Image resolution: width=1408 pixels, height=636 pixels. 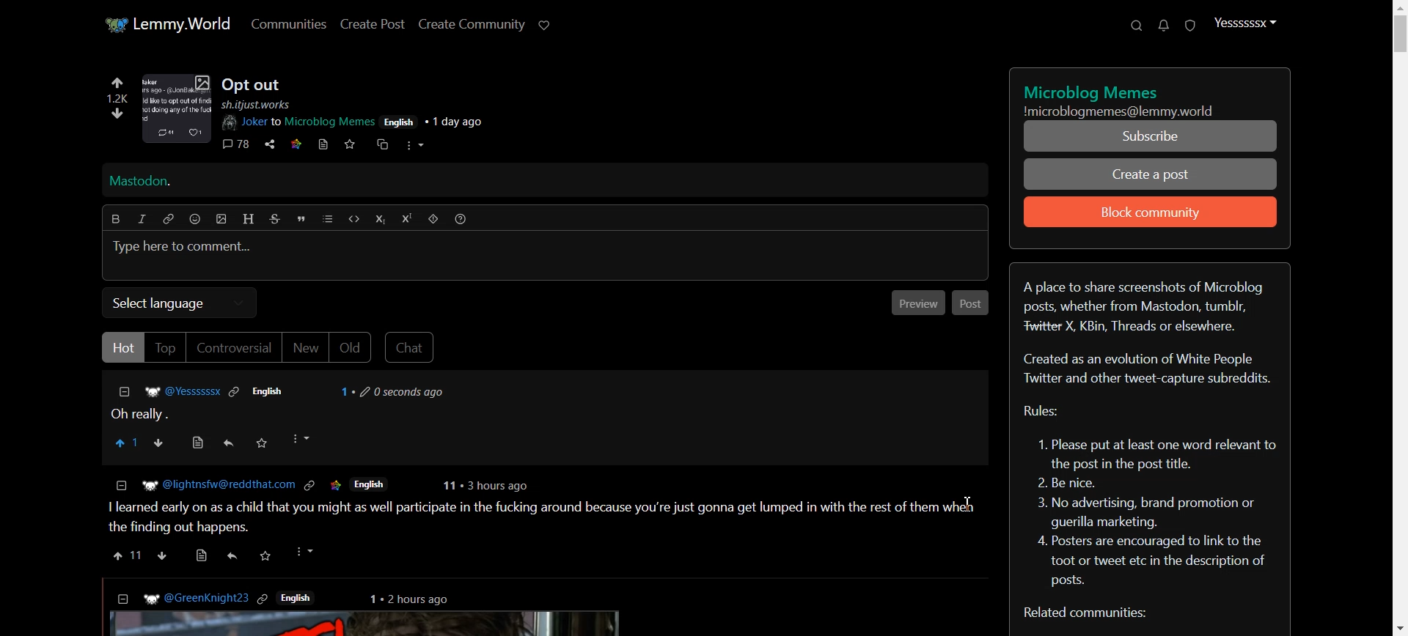 I want to click on cross share, so click(x=386, y=144).